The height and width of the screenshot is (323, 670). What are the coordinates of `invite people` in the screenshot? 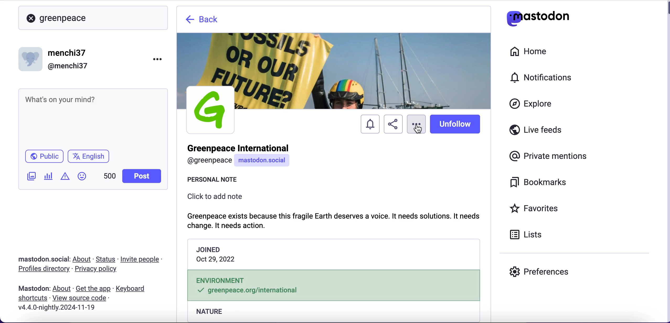 It's located at (143, 259).